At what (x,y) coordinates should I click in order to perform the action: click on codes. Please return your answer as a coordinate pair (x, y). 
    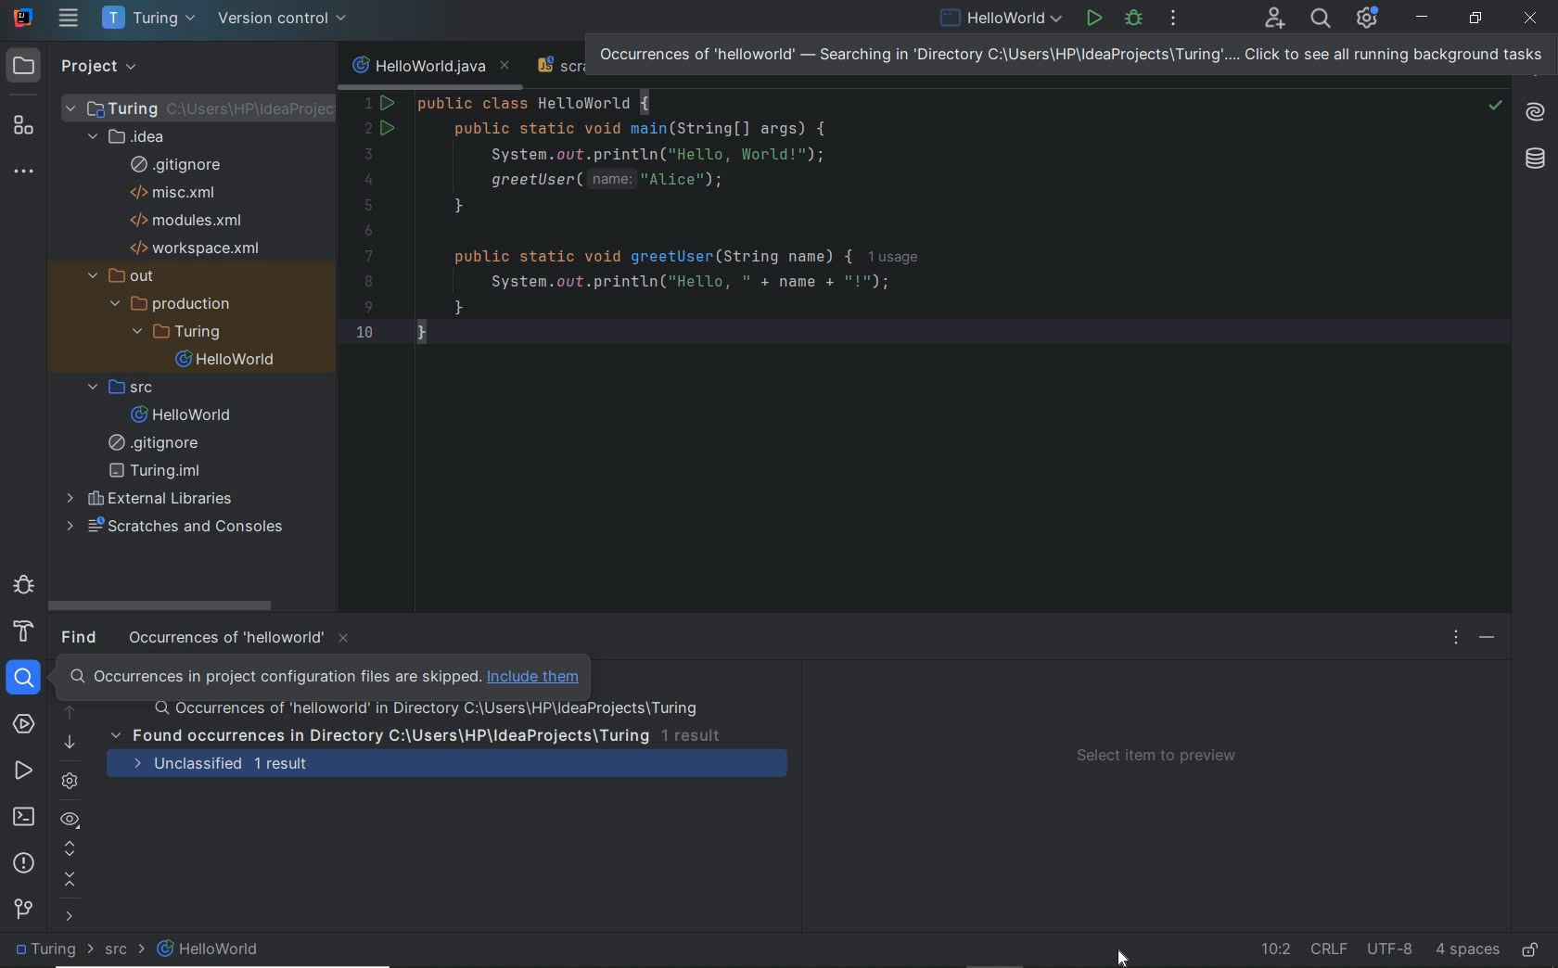
    Looking at the image, I should click on (671, 234).